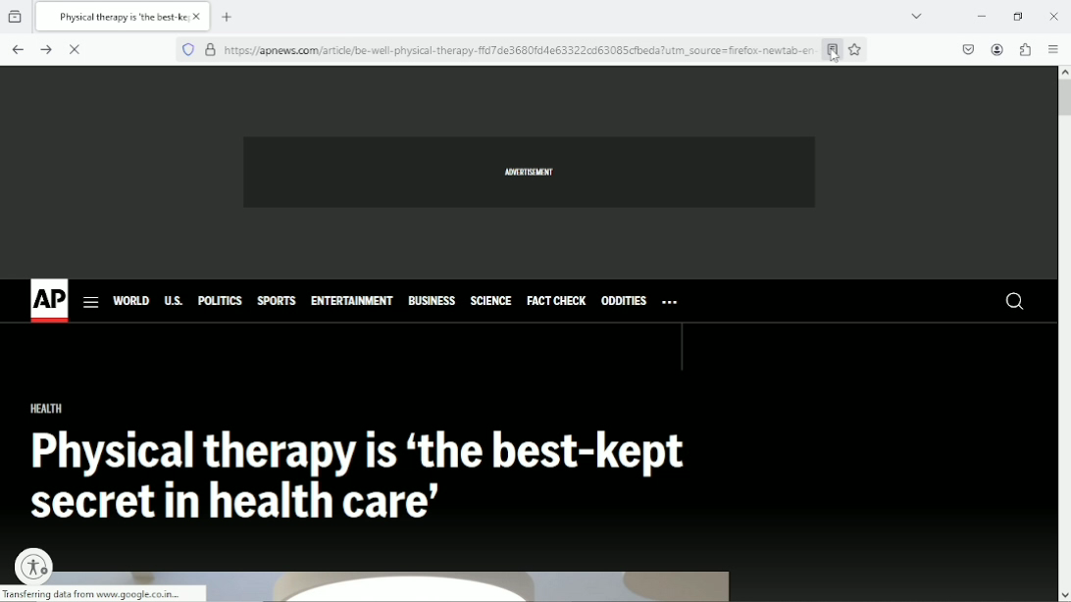 The width and height of the screenshot is (1071, 602). I want to click on BUSINESS, so click(433, 301).